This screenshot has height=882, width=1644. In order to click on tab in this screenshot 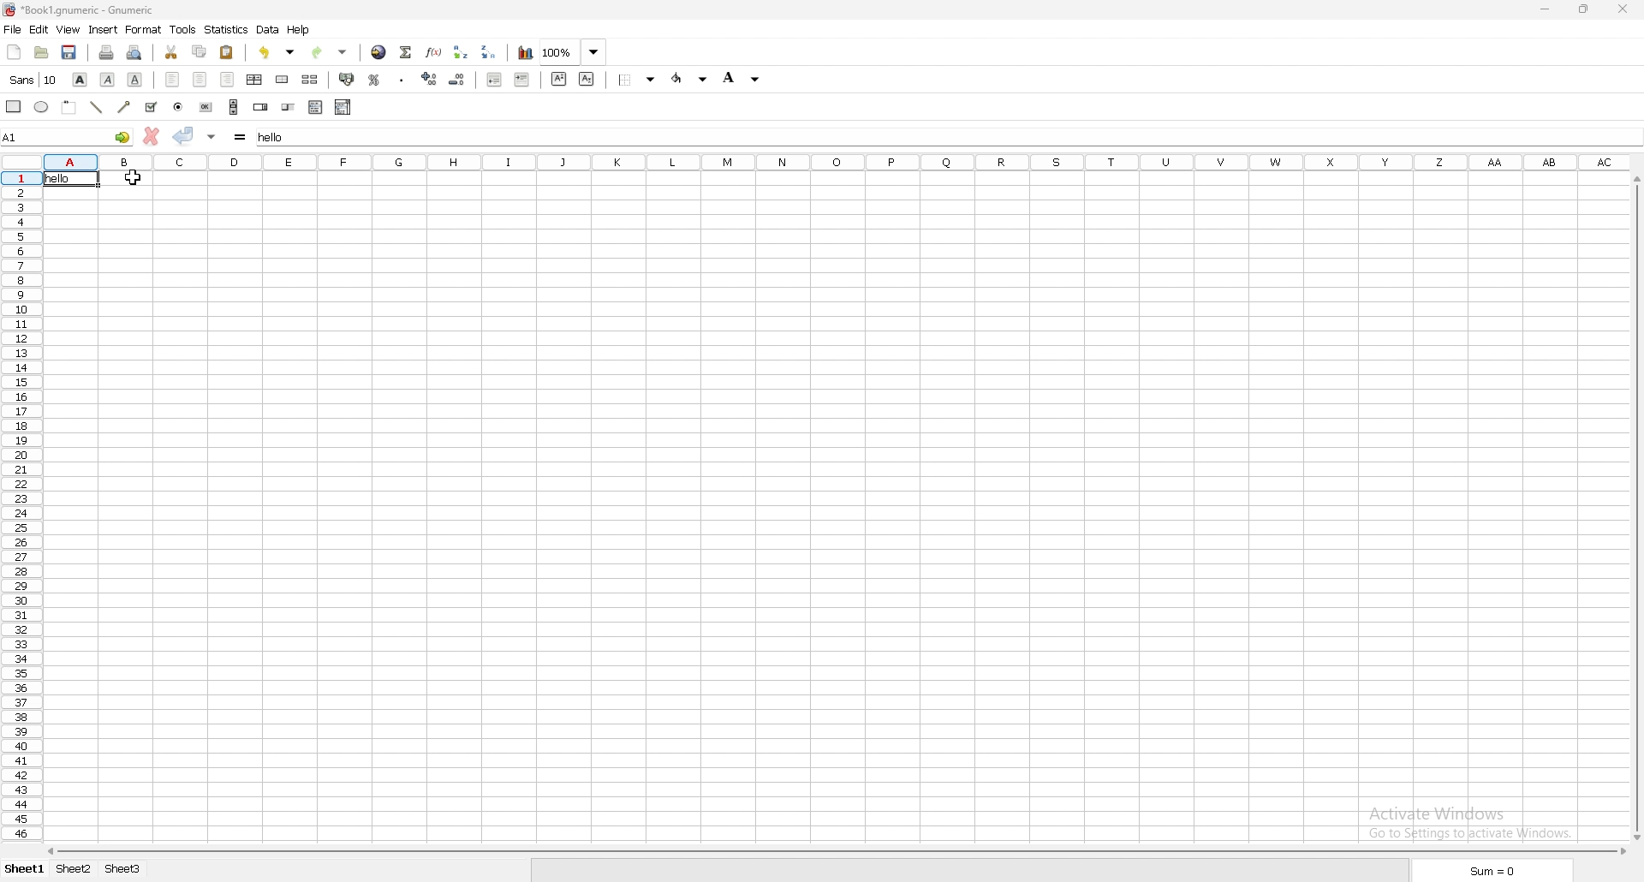, I will do `click(73, 870)`.